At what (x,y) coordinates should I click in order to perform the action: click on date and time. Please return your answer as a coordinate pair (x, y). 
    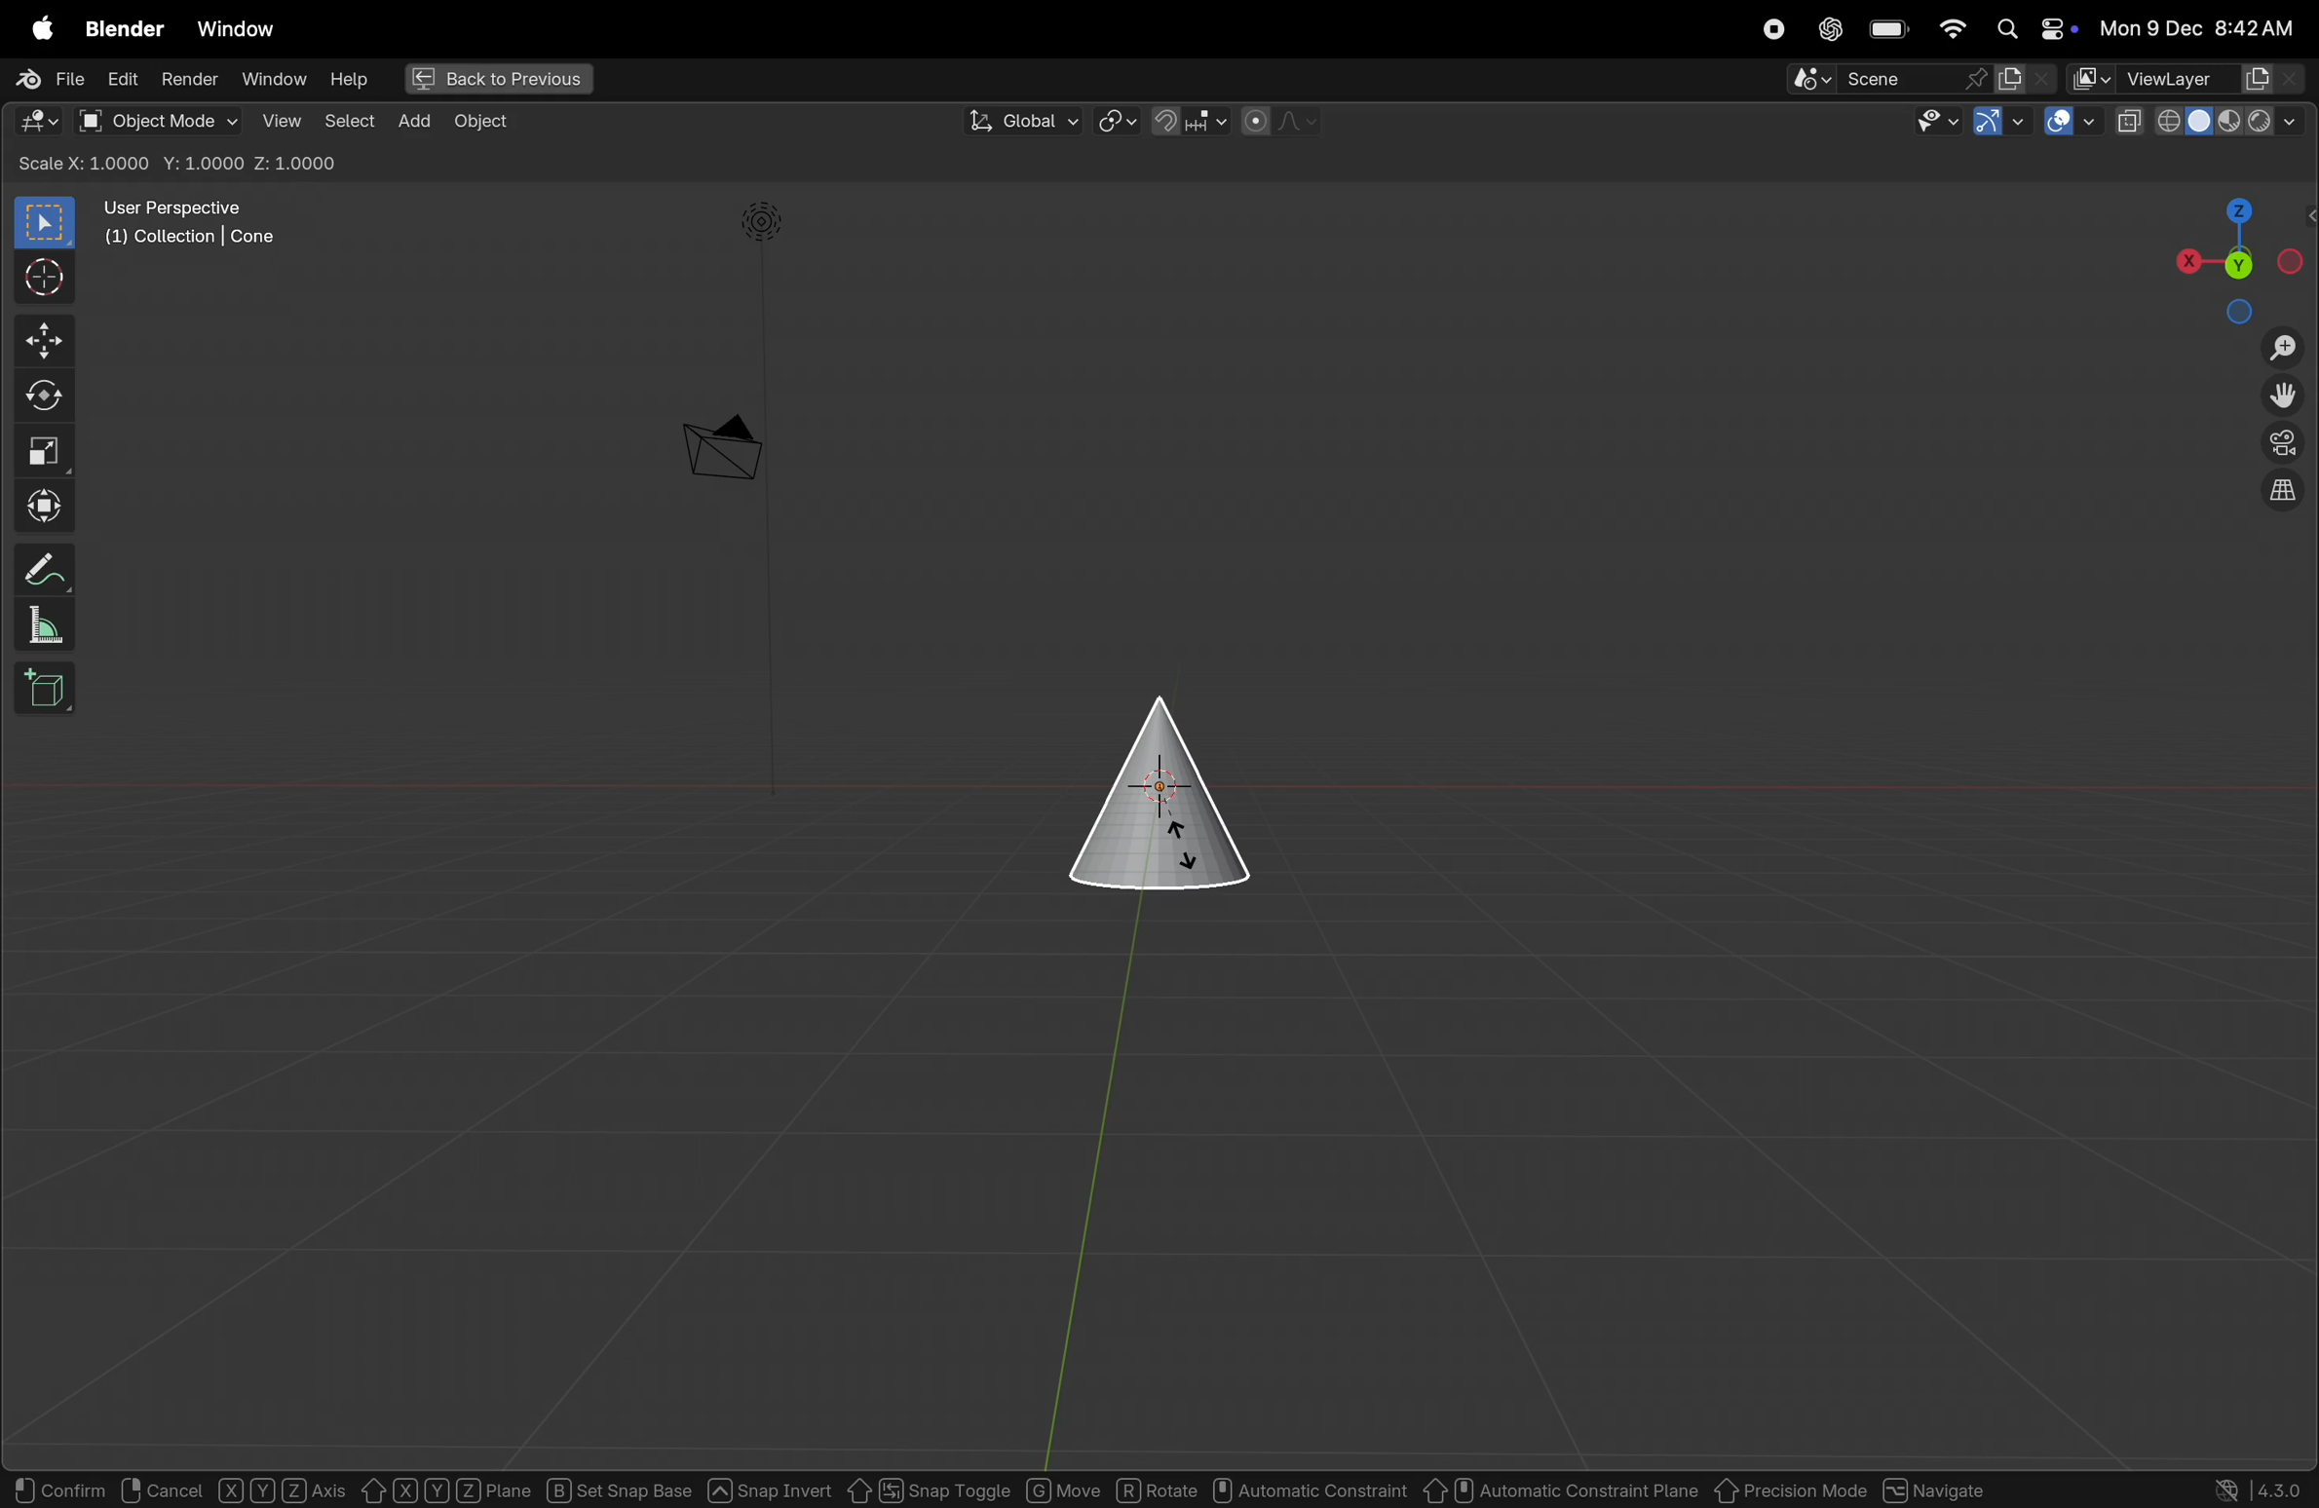
    Looking at the image, I should click on (2196, 27).